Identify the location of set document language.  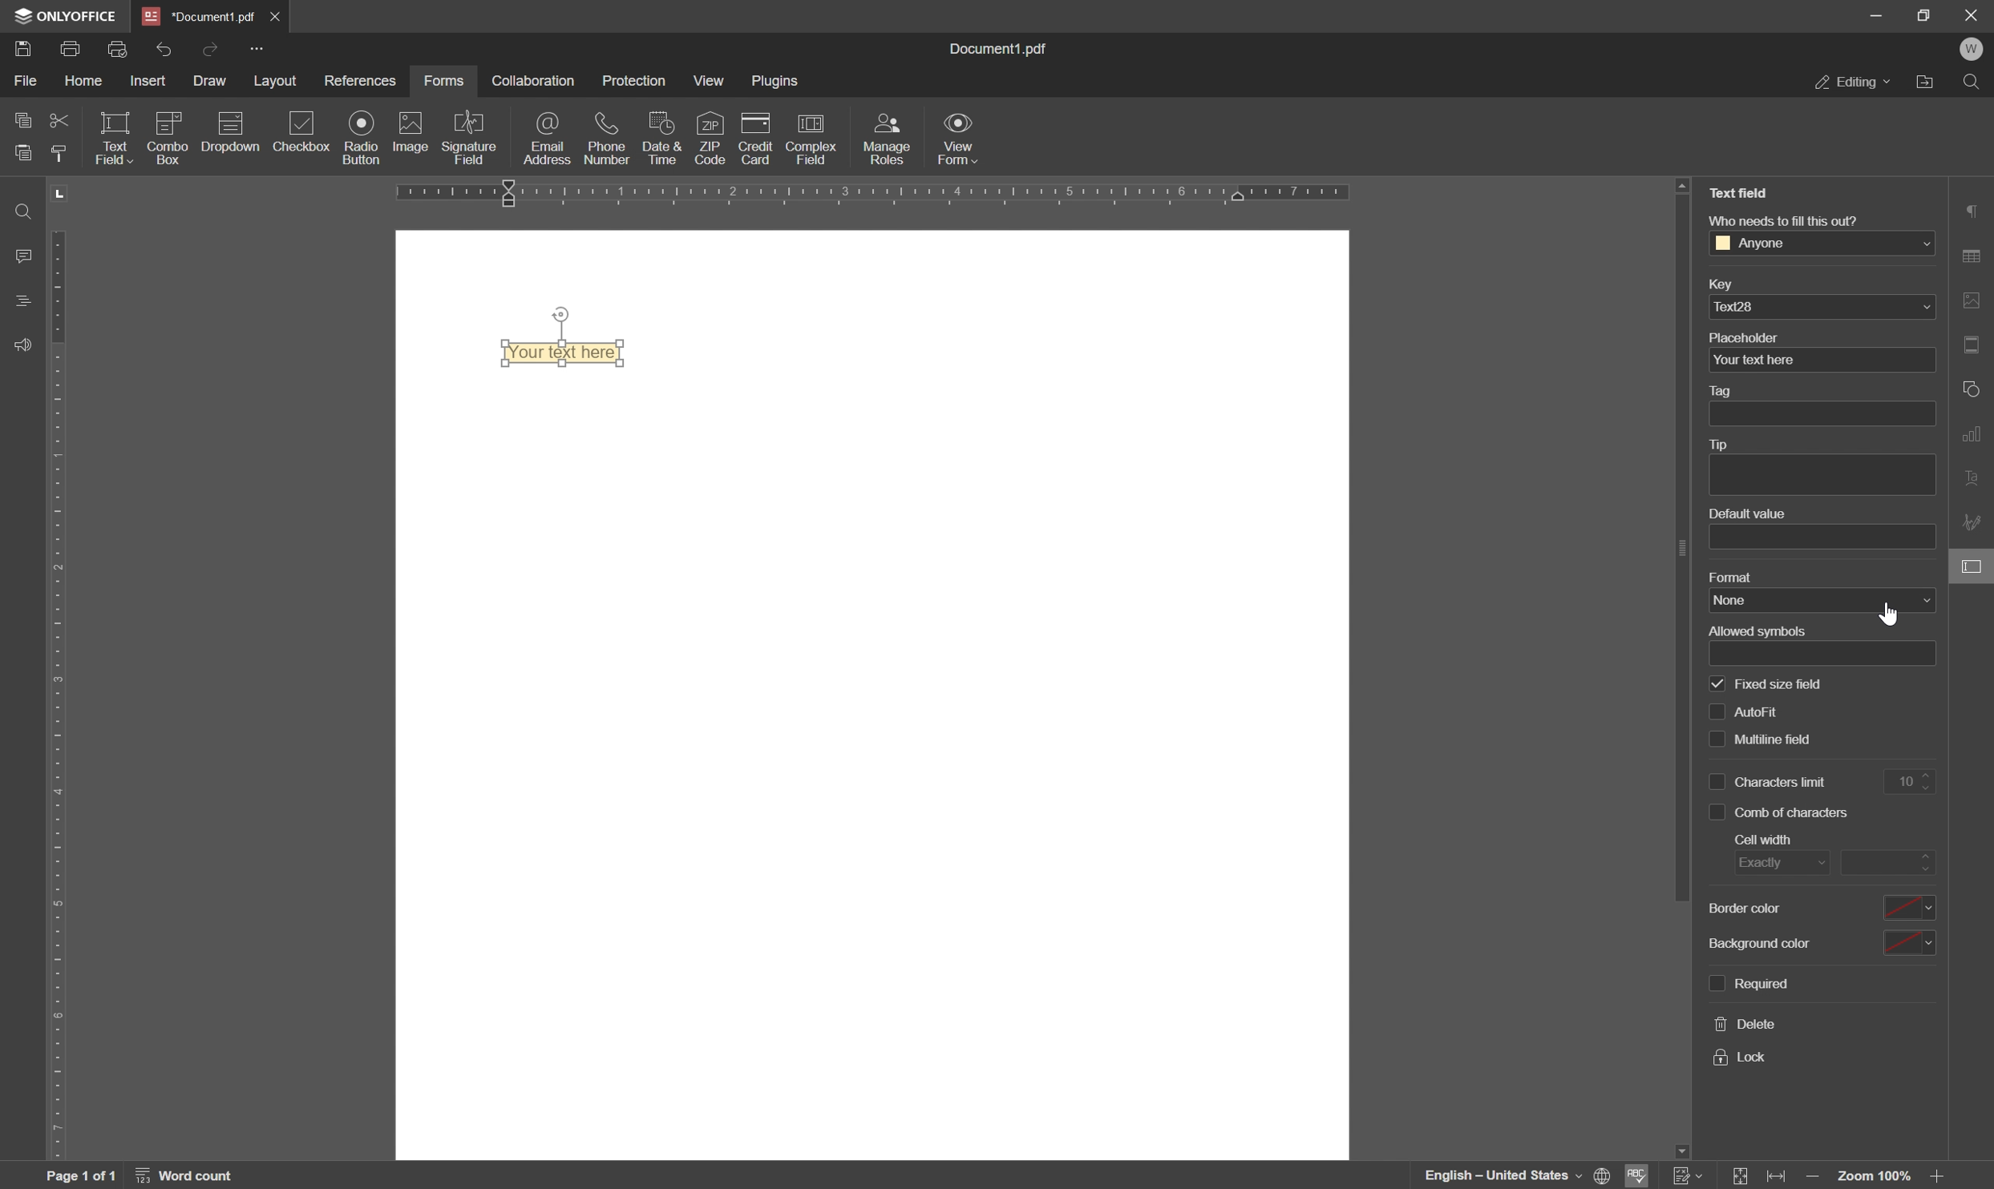
(1601, 1177).